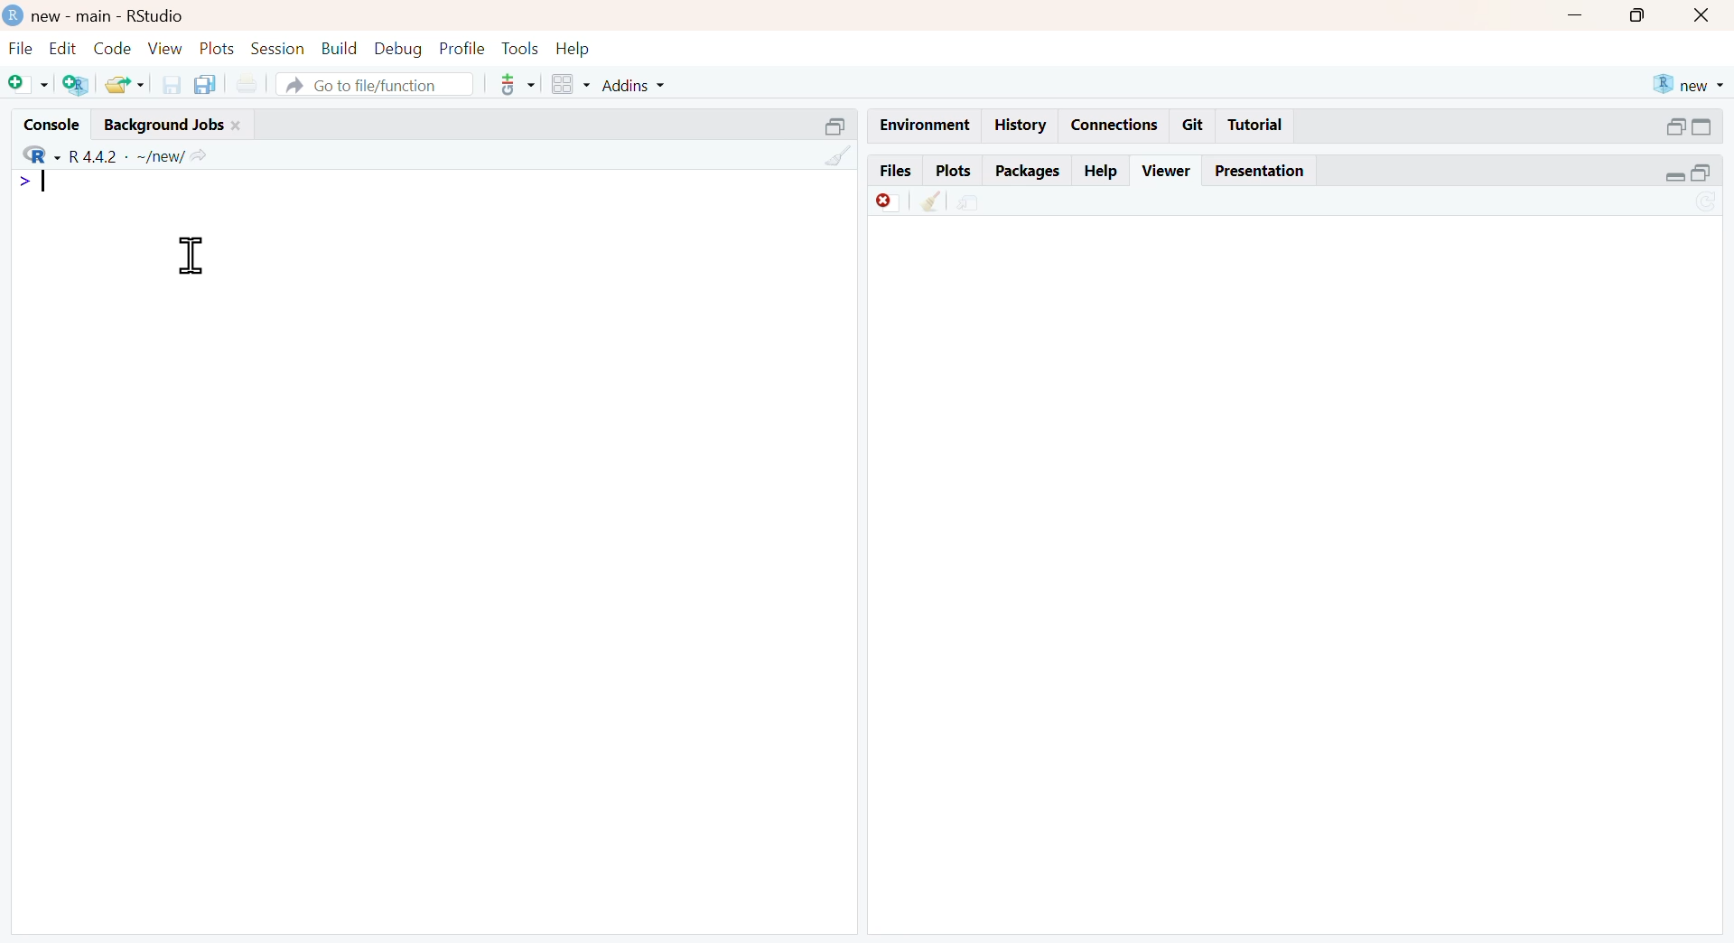  What do you see at coordinates (1672, 127) in the screenshot?
I see `minimize` at bounding box center [1672, 127].